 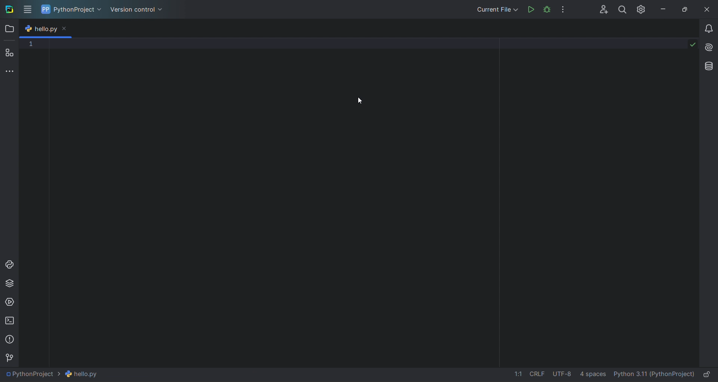 What do you see at coordinates (73, 9) in the screenshot?
I see `current project` at bounding box center [73, 9].